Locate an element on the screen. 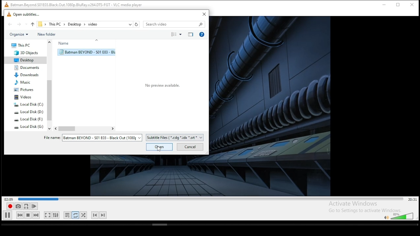  Select a file to preview. is located at coordinates (162, 85).